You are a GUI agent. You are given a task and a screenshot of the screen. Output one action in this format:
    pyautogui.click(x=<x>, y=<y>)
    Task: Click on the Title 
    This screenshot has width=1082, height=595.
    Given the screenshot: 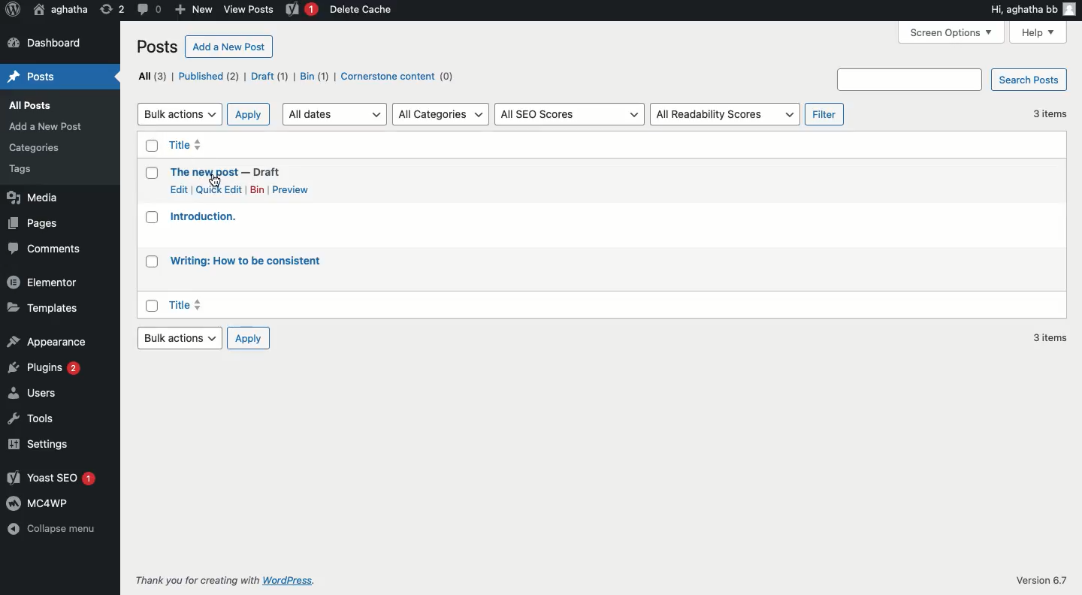 What is the action you would take?
    pyautogui.click(x=186, y=144)
    